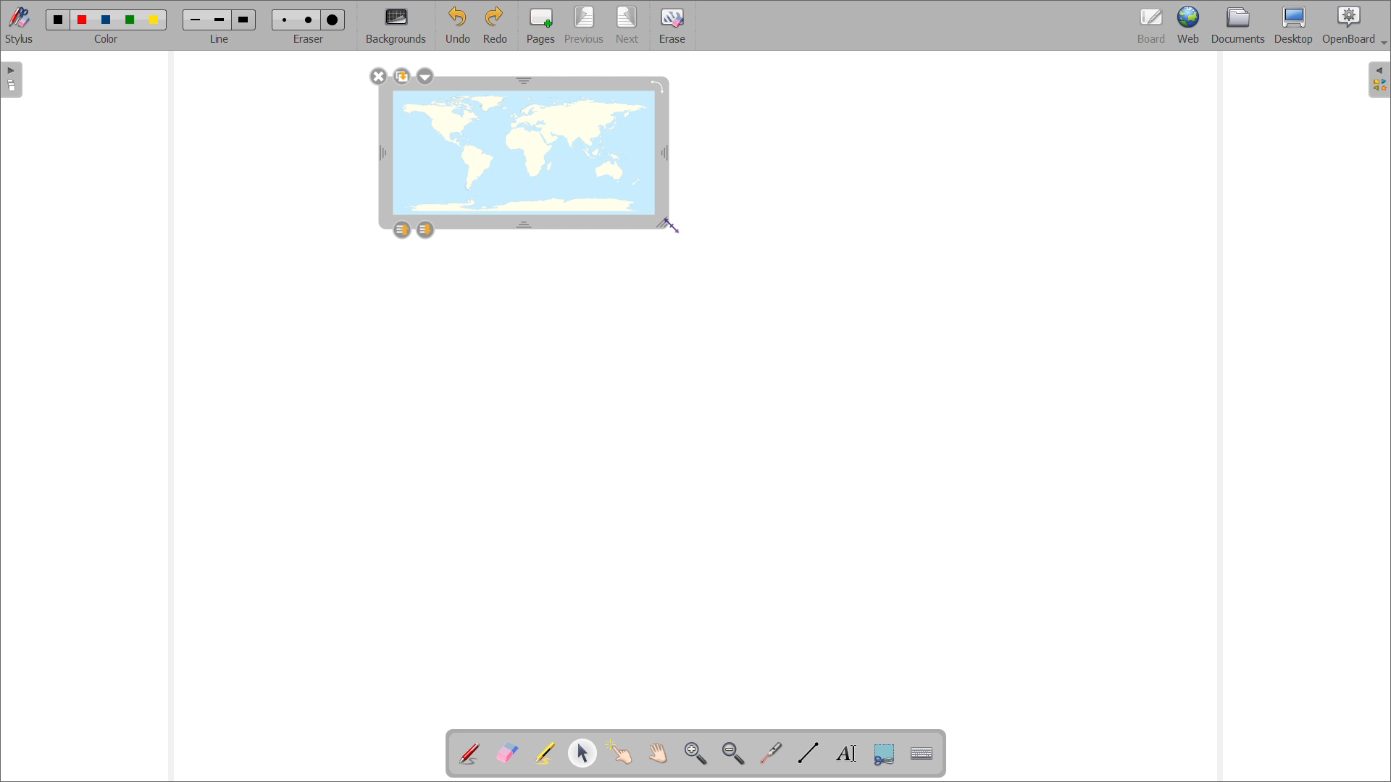 The height and width of the screenshot is (782, 1391). I want to click on layer down, so click(426, 230).